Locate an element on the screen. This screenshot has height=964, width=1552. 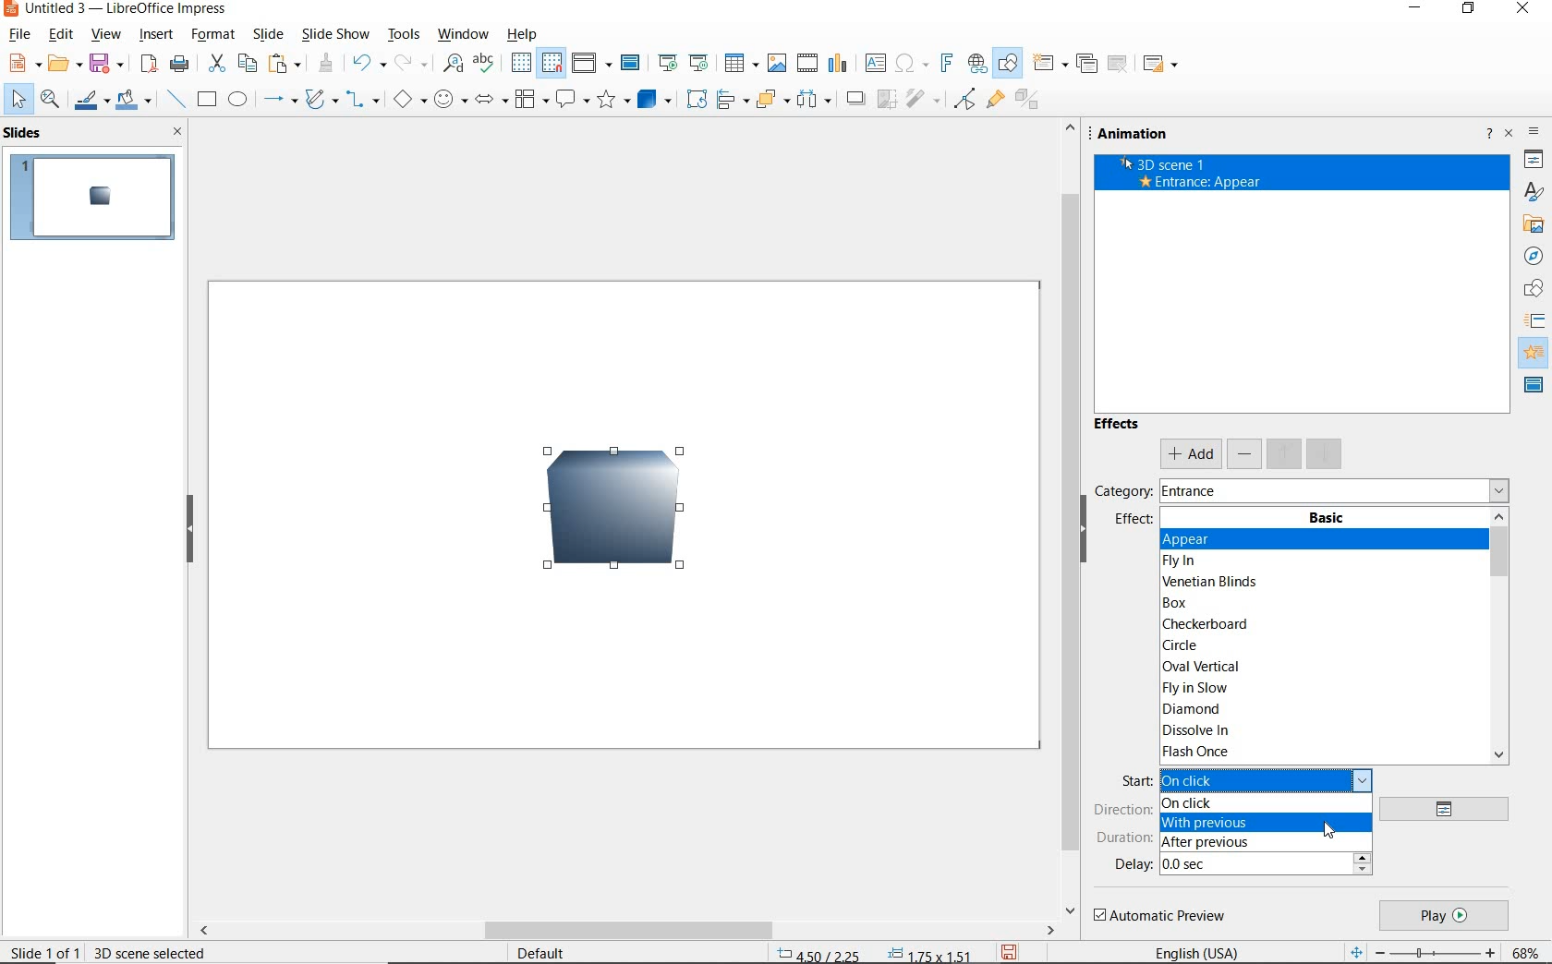
automatic preview is located at coordinates (1161, 916).